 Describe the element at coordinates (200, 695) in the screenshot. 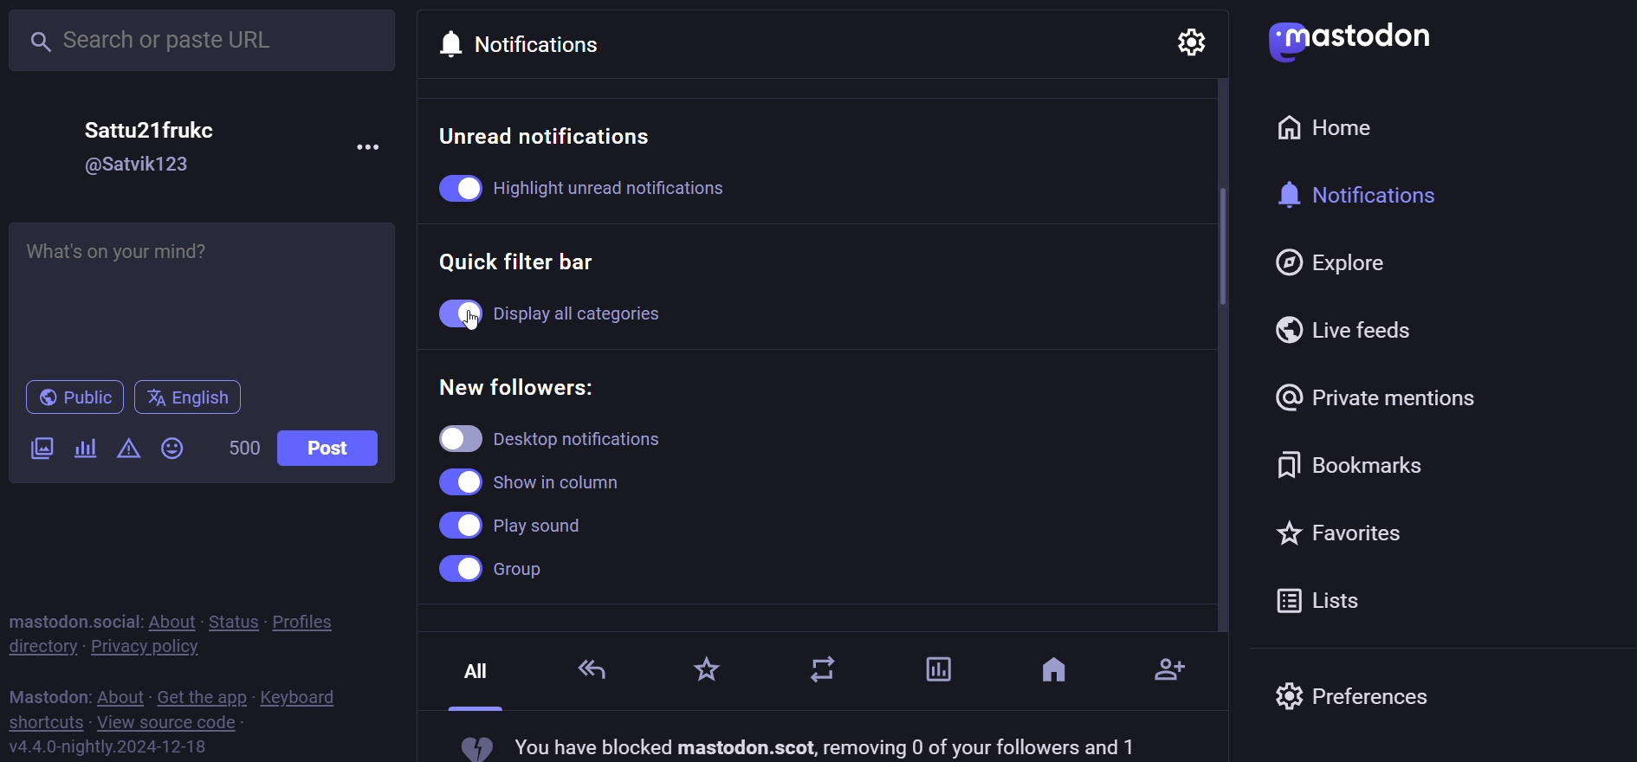

I see `get the app` at that location.